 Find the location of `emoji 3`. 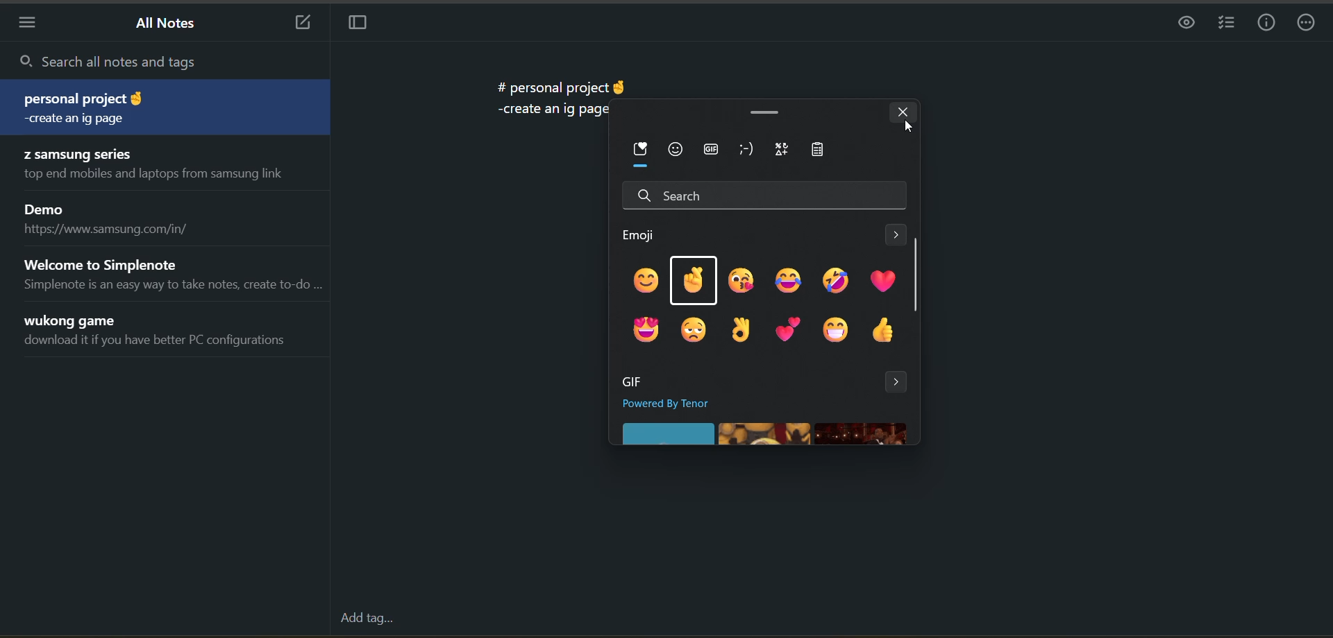

emoji 3 is located at coordinates (741, 283).